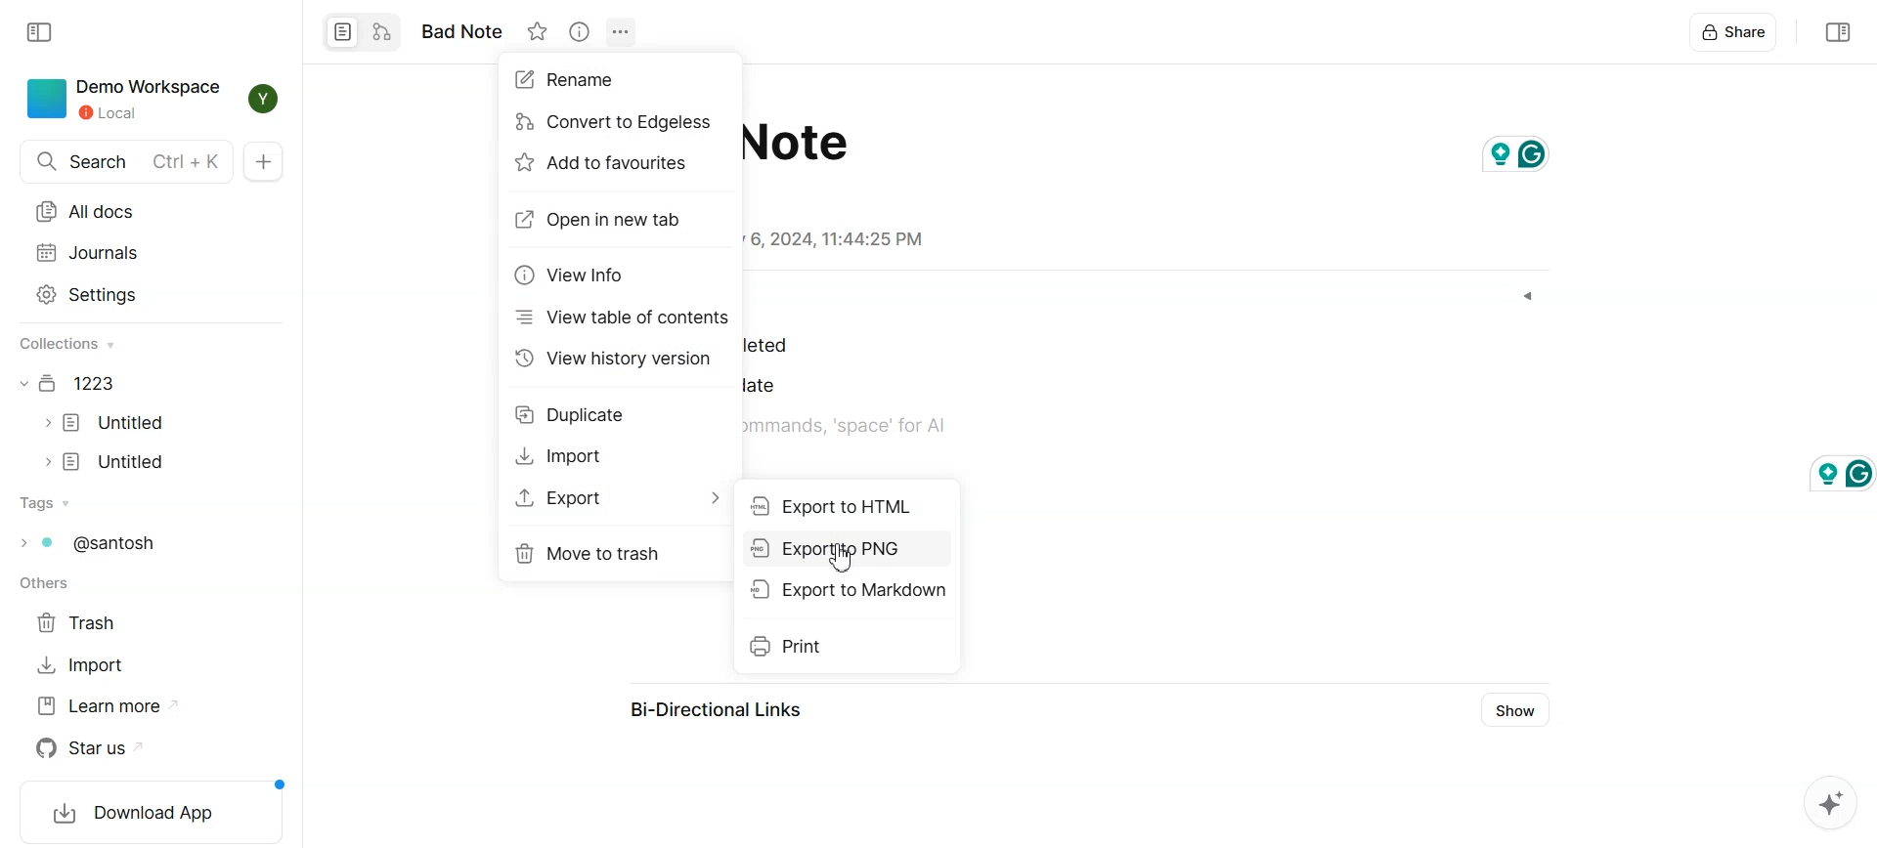  What do you see at coordinates (119, 99) in the screenshot?
I see `Demo Workspace` at bounding box center [119, 99].